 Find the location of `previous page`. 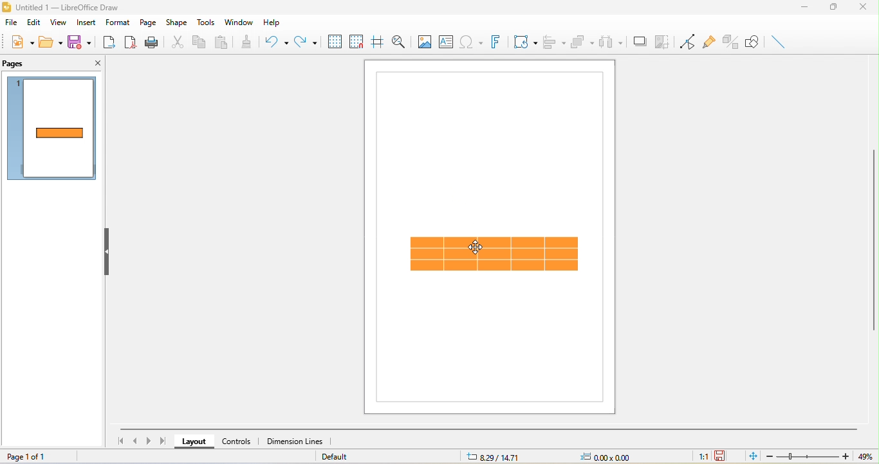

previous page is located at coordinates (136, 442).